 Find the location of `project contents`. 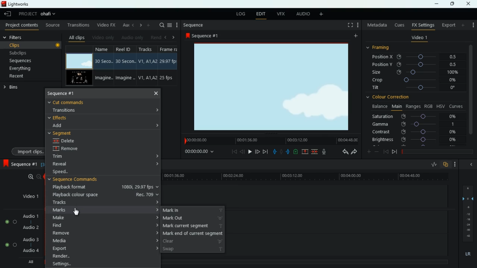

project contents is located at coordinates (20, 25).